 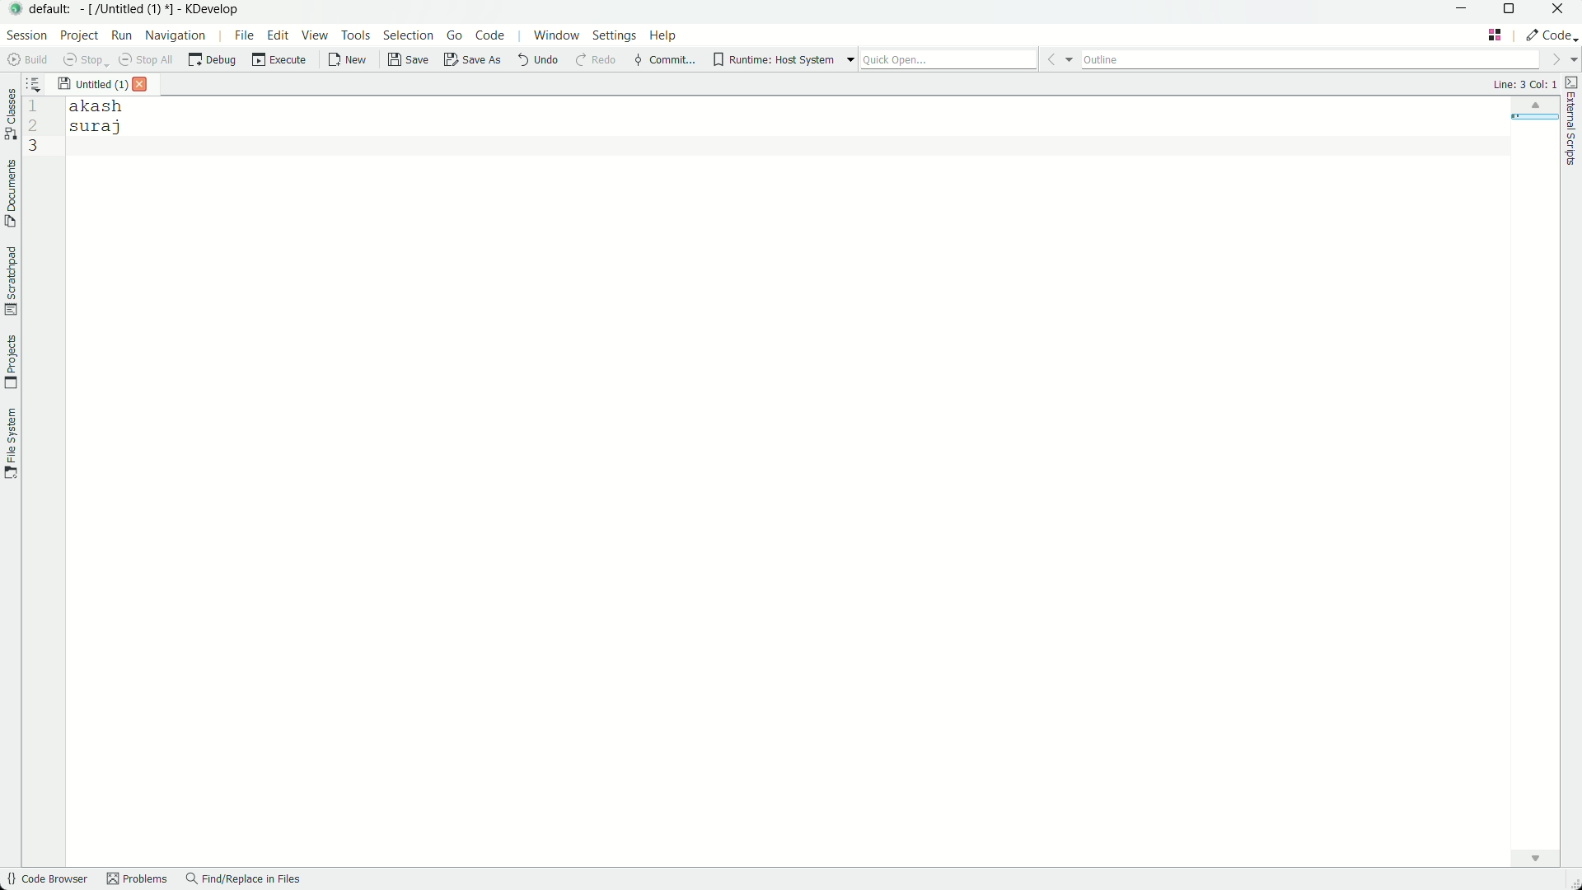 I want to click on file system, so click(x=11, y=445).